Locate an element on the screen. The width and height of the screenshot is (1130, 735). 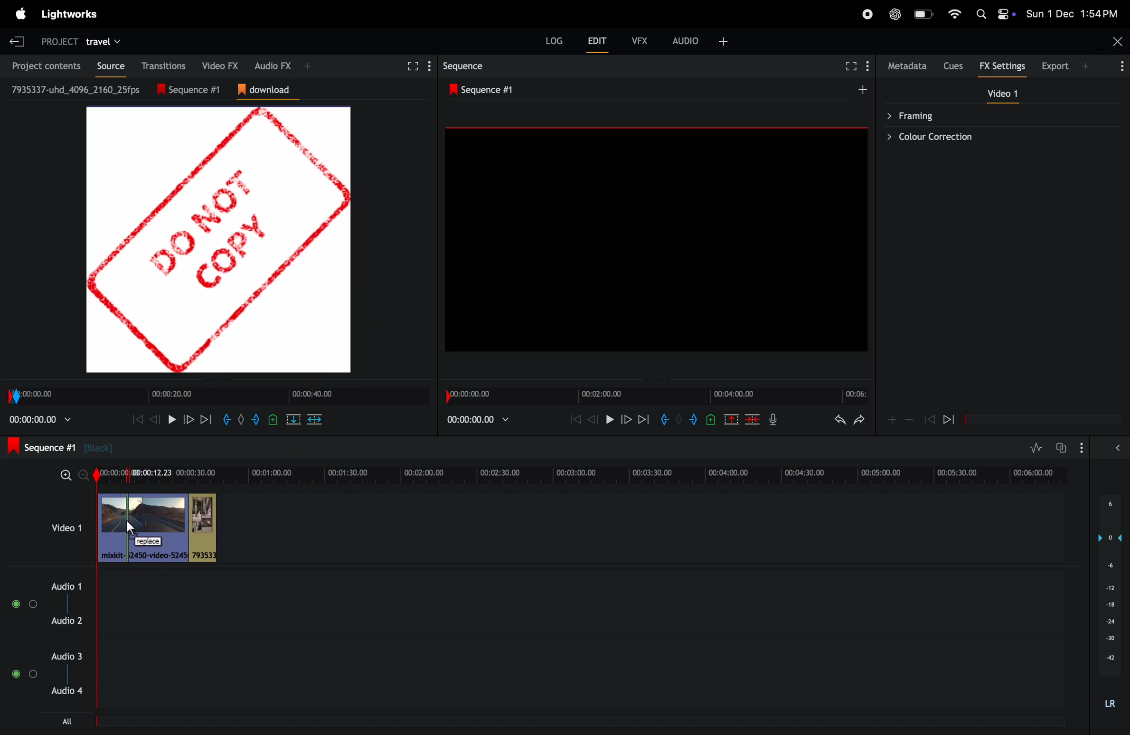
time frame is located at coordinates (218, 396).